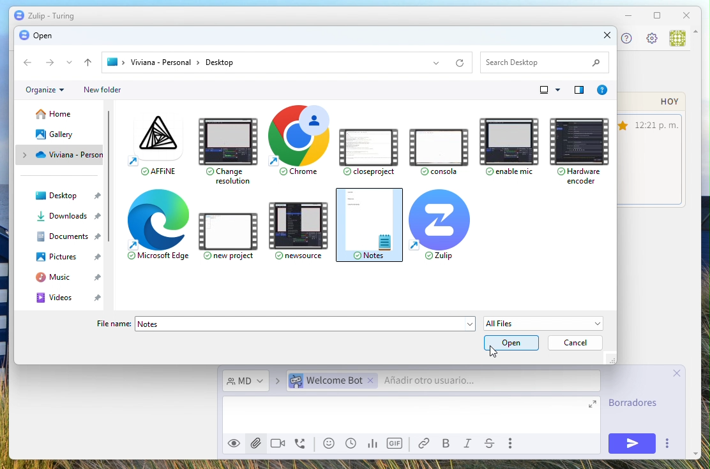 This screenshot has width=710, height=469. I want to click on Cloud, so click(64, 154).